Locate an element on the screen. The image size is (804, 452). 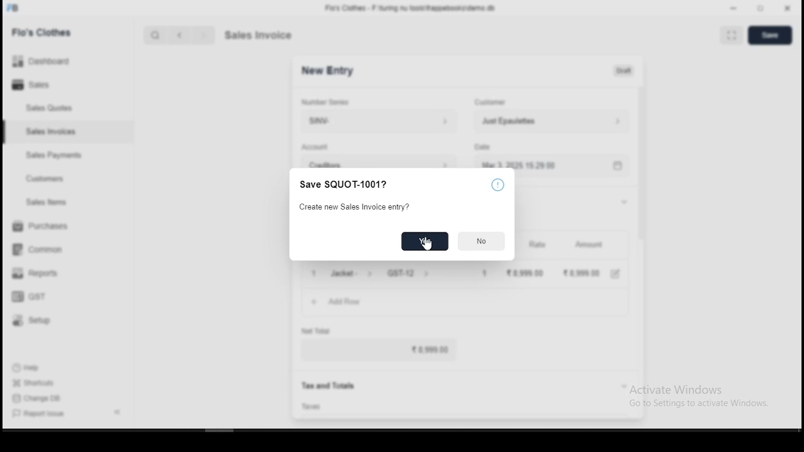
Dashboard is located at coordinates (47, 62).